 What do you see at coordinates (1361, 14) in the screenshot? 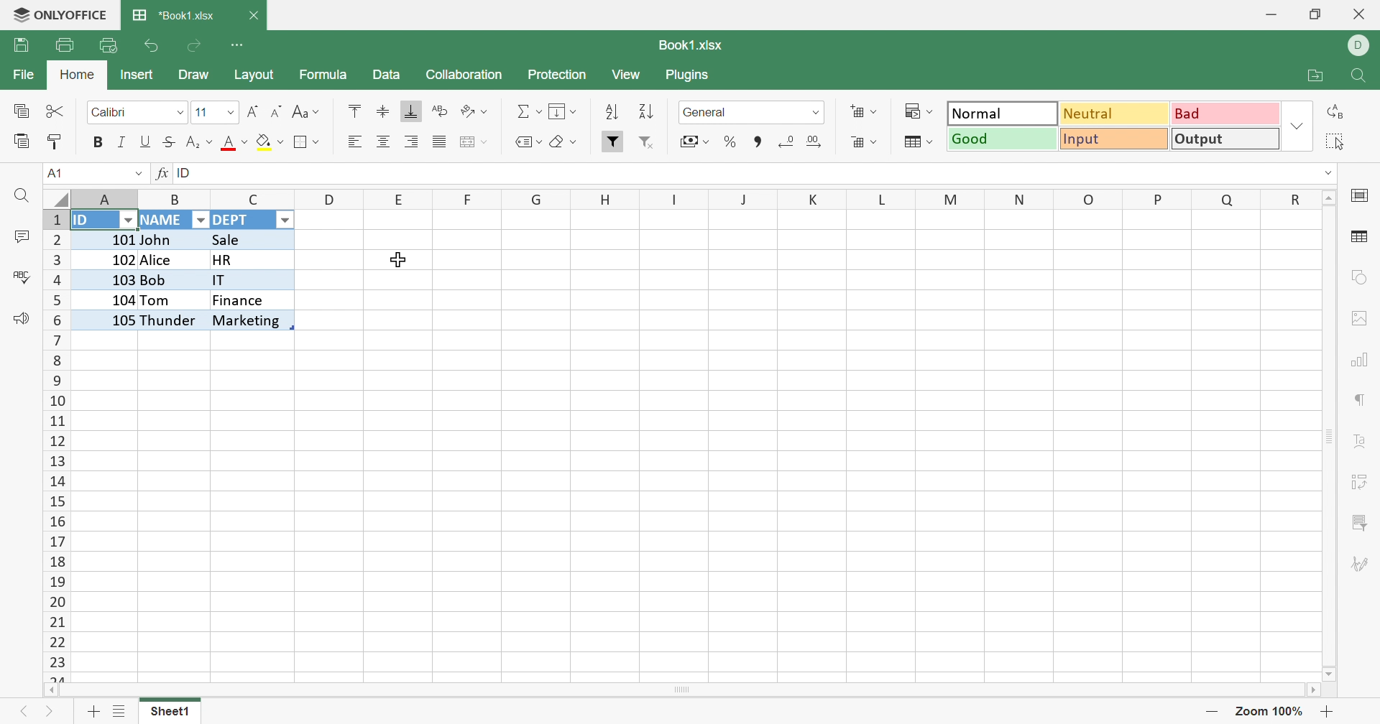
I see `Close` at bounding box center [1361, 14].